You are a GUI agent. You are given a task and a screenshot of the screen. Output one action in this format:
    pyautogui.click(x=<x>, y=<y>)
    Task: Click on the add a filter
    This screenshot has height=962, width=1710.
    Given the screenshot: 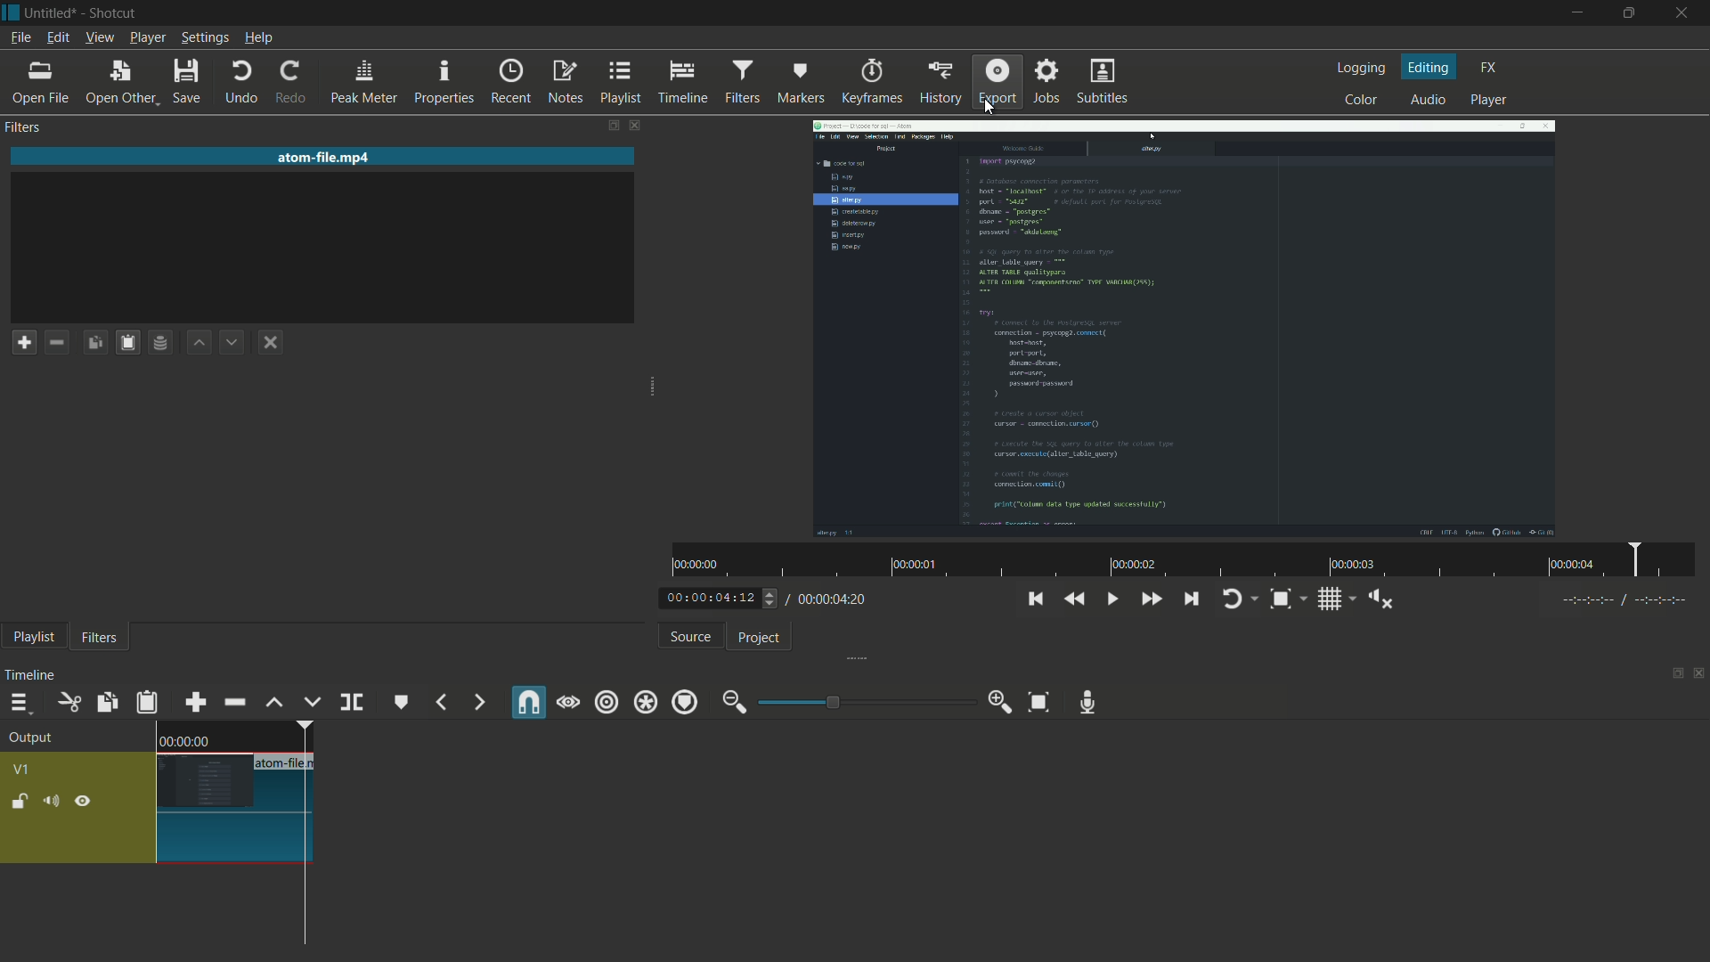 What is the action you would take?
    pyautogui.click(x=25, y=343)
    